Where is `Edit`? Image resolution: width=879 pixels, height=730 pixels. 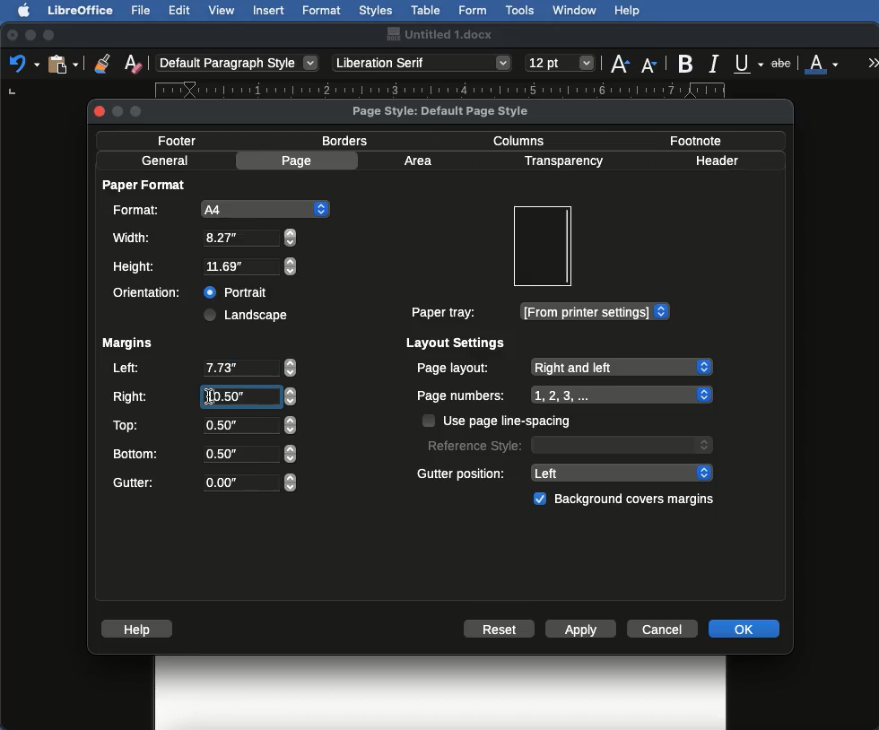
Edit is located at coordinates (179, 10).